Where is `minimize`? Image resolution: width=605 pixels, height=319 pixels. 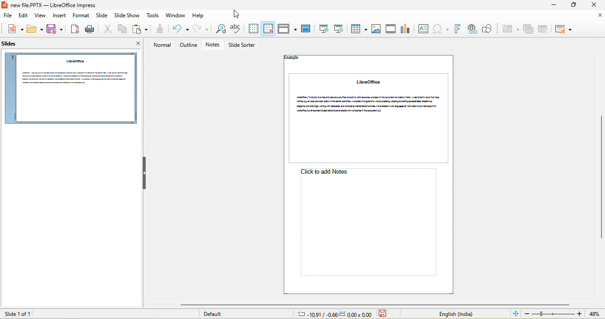 minimize is located at coordinates (552, 6).